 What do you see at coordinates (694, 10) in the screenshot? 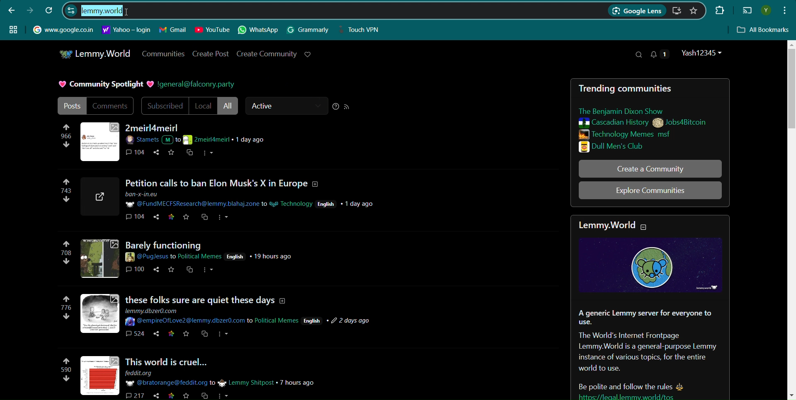
I see `Bookmark this tab` at bounding box center [694, 10].